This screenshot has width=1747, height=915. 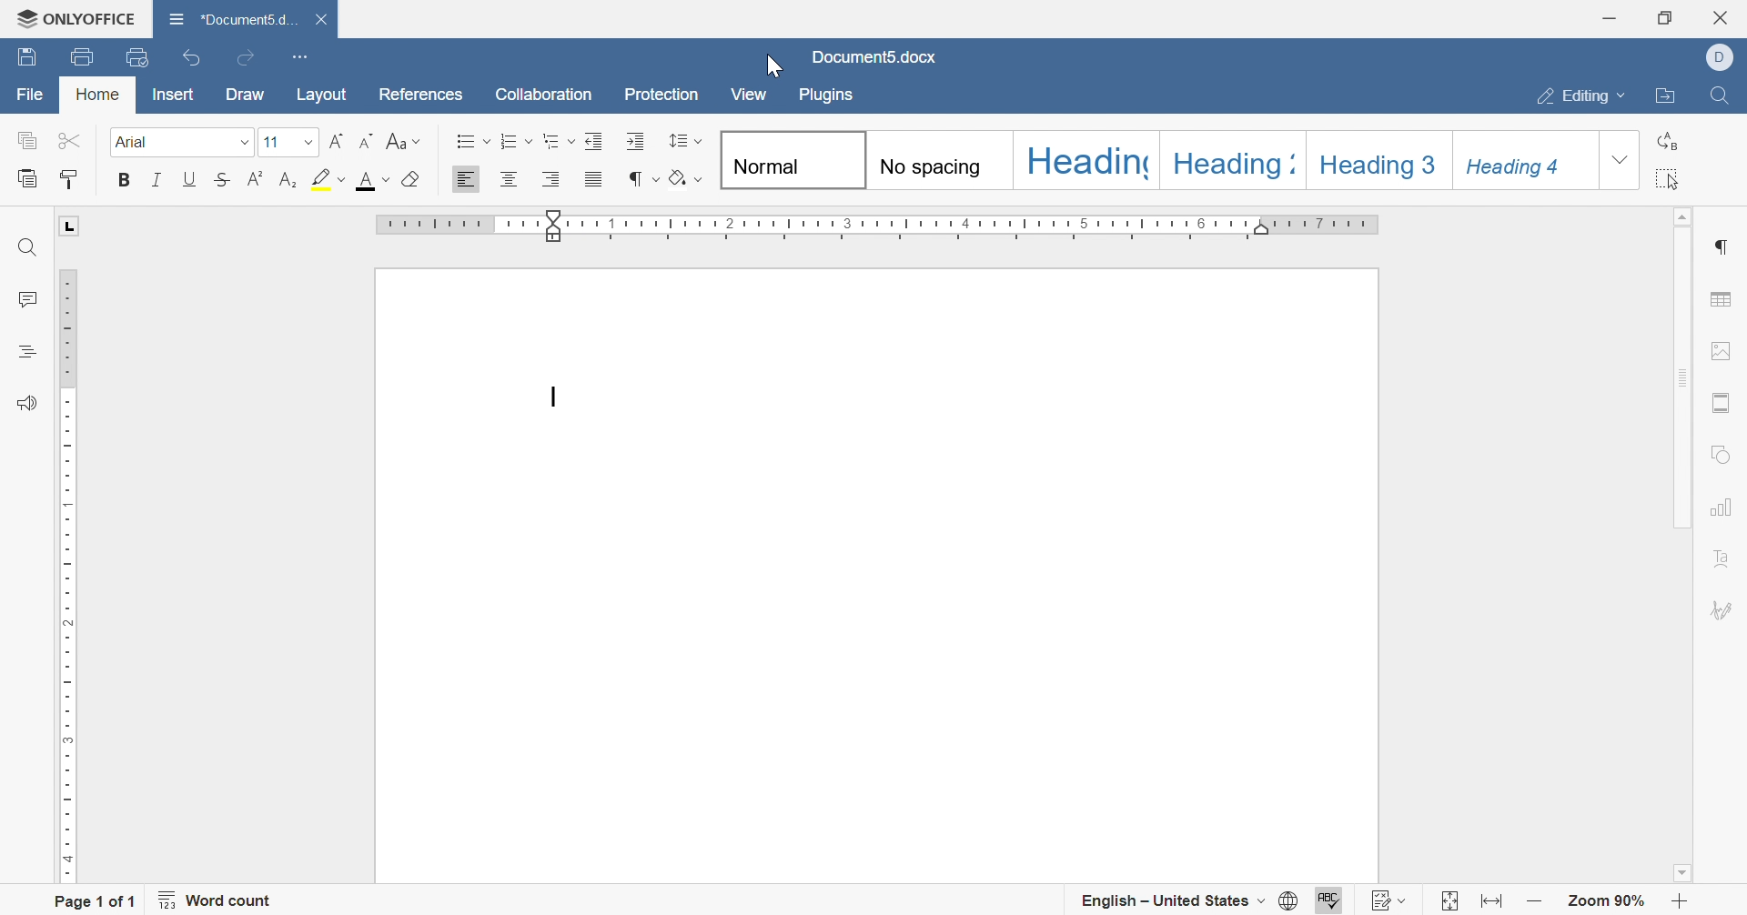 I want to click on track changes, so click(x=1392, y=900).